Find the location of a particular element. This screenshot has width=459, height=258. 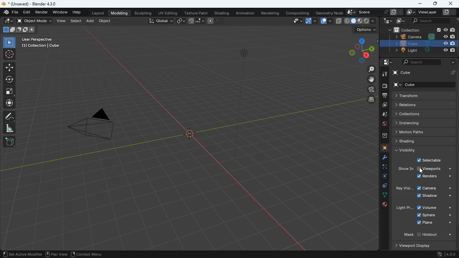

shadow is located at coordinates (434, 197).